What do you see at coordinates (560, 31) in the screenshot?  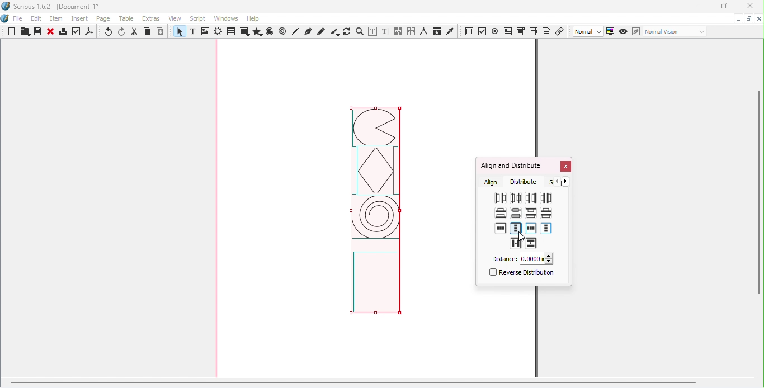 I see `Link annotation` at bounding box center [560, 31].